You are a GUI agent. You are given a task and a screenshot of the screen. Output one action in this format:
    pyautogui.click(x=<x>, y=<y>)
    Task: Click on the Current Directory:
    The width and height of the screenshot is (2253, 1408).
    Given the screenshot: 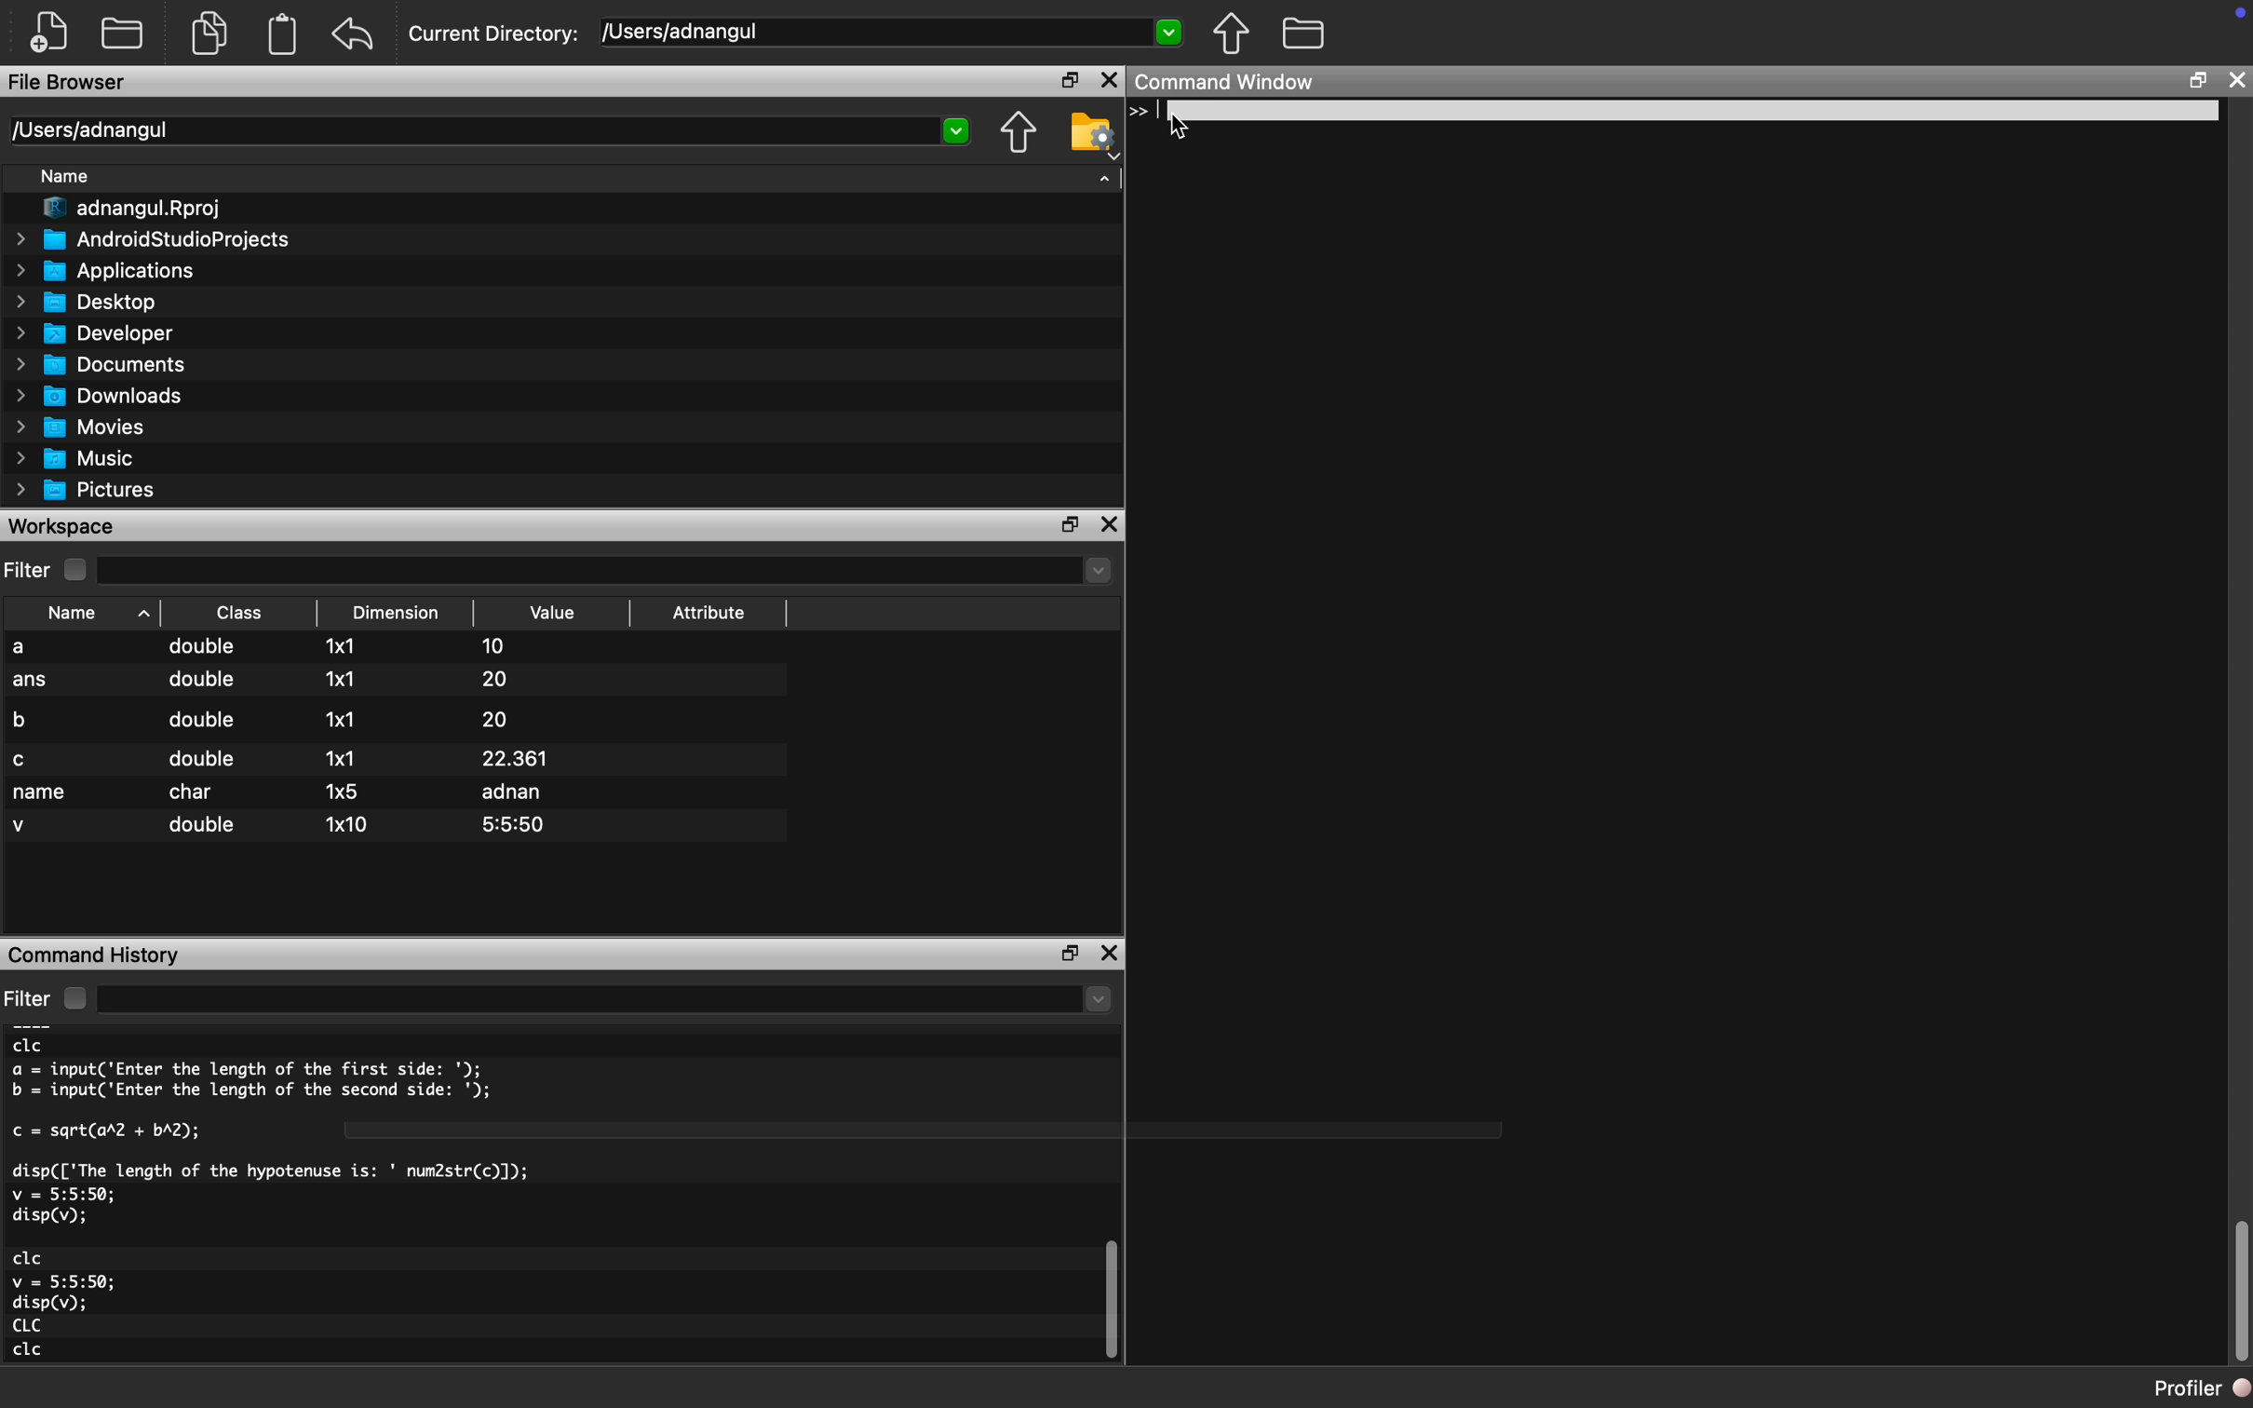 What is the action you would take?
    pyautogui.click(x=495, y=31)
    